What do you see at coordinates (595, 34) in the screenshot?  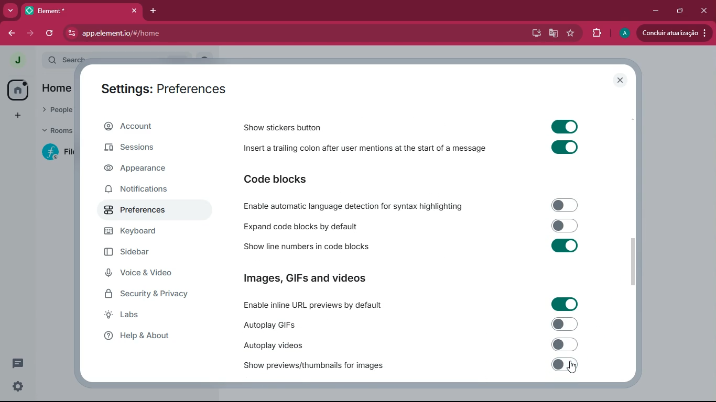 I see `extensions` at bounding box center [595, 34].